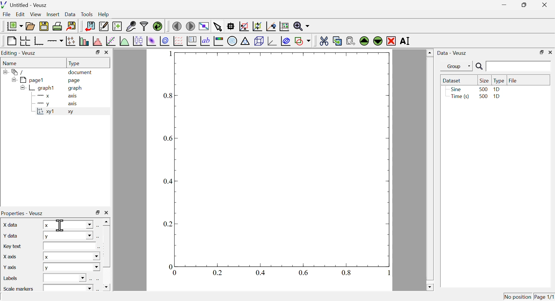  I want to click on plot a function, so click(124, 41).